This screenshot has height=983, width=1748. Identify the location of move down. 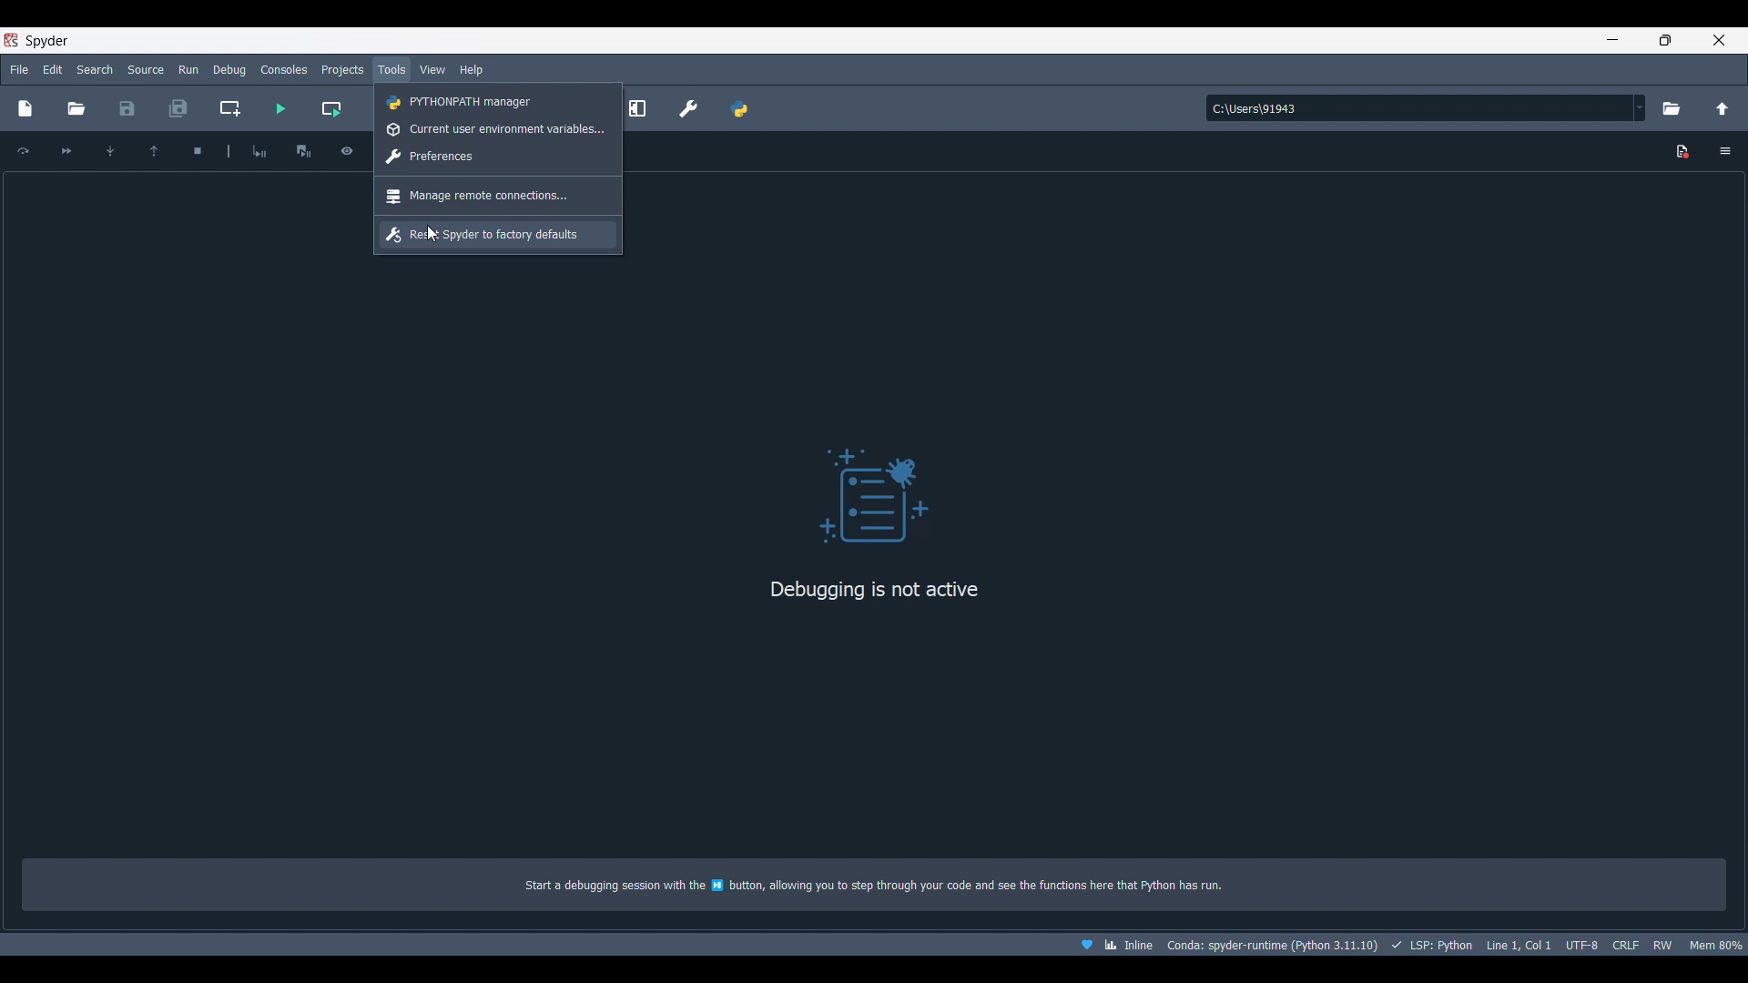
(108, 150).